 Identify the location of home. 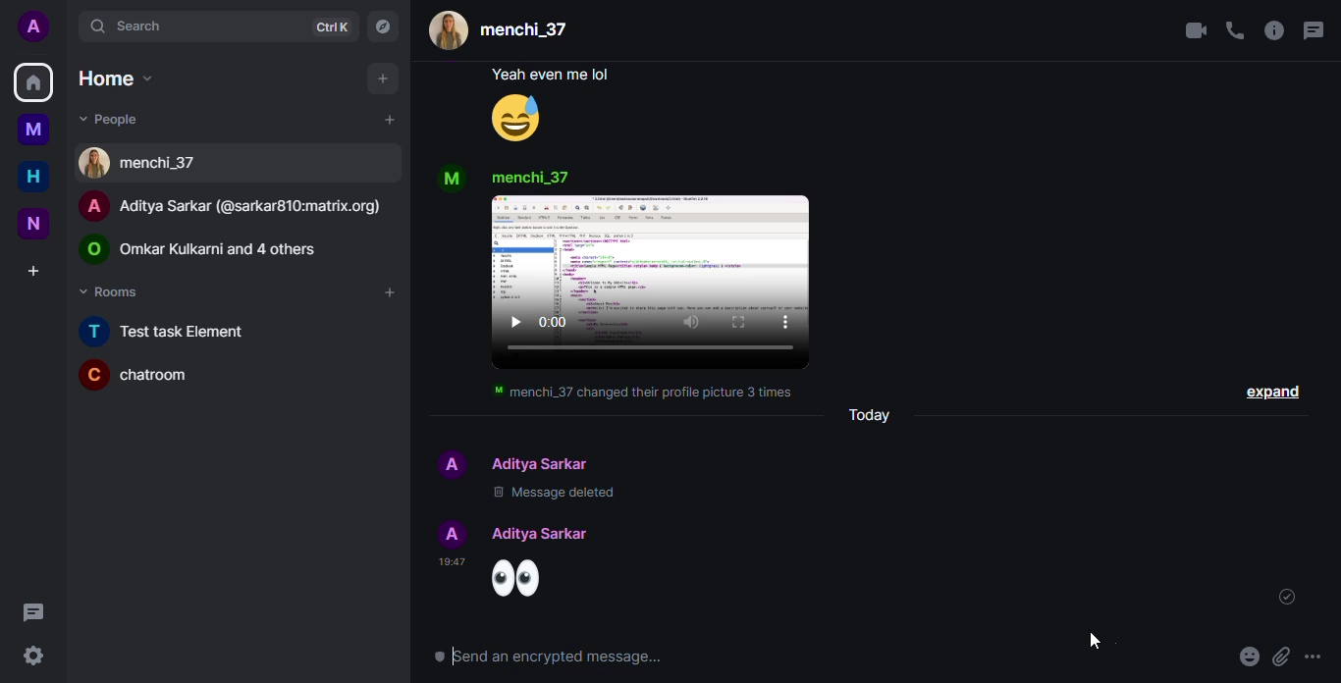
(34, 83).